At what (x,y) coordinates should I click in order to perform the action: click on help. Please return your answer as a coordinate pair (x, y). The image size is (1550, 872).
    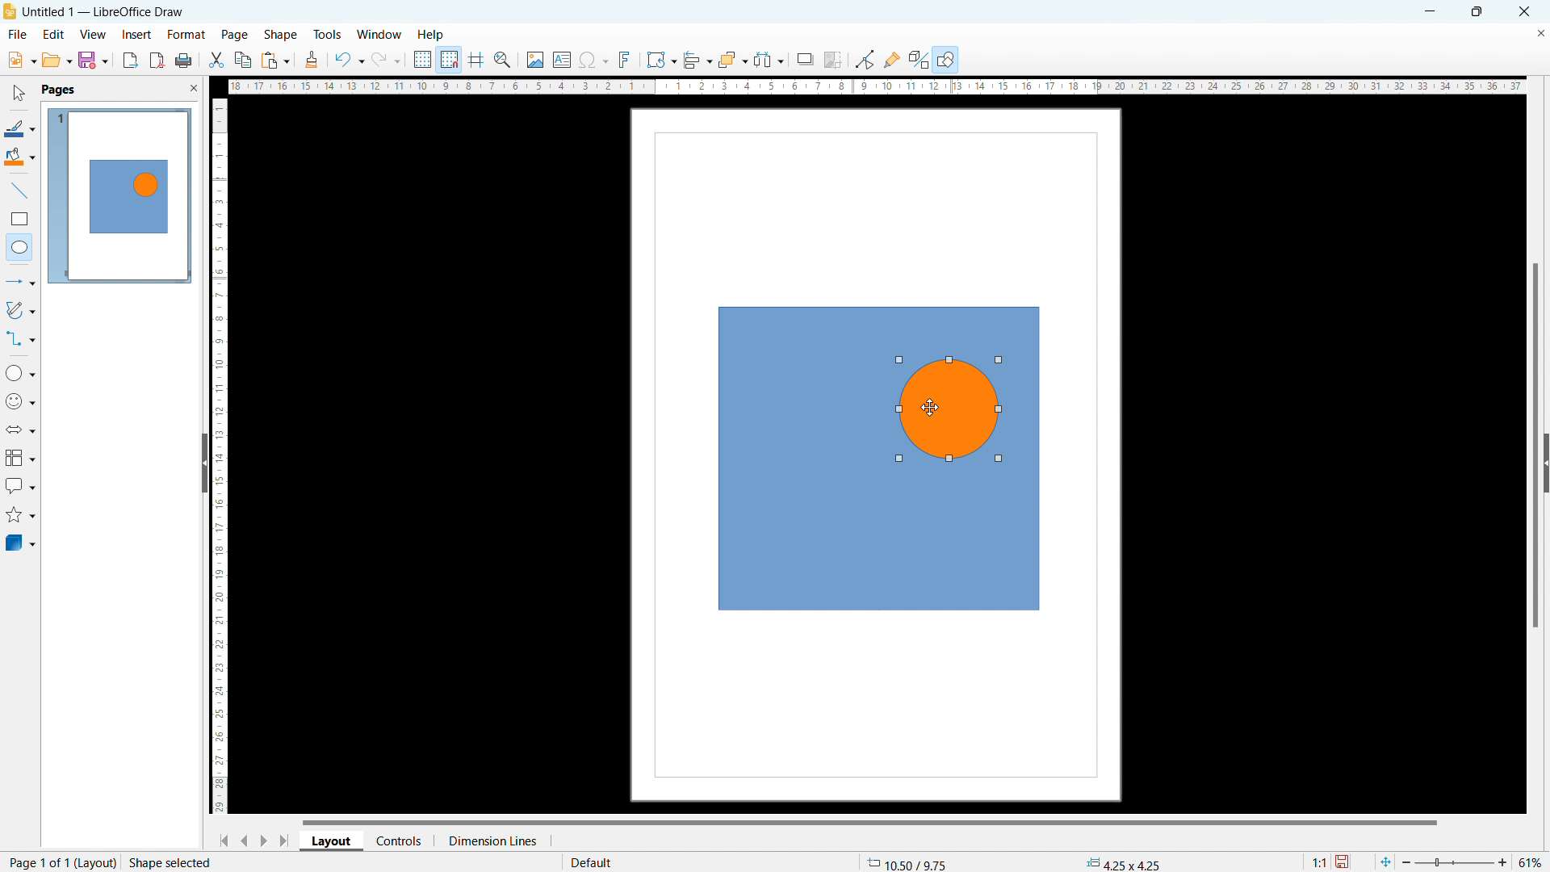
    Looking at the image, I should click on (432, 36).